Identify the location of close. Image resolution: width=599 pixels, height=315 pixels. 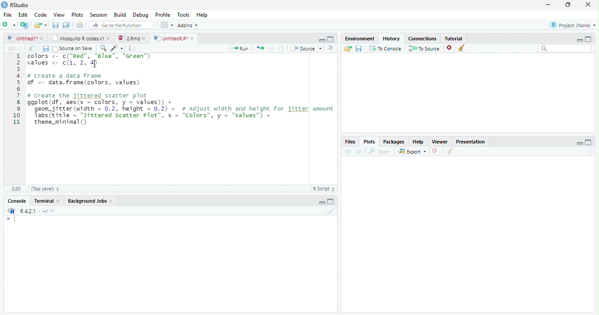
(108, 38).